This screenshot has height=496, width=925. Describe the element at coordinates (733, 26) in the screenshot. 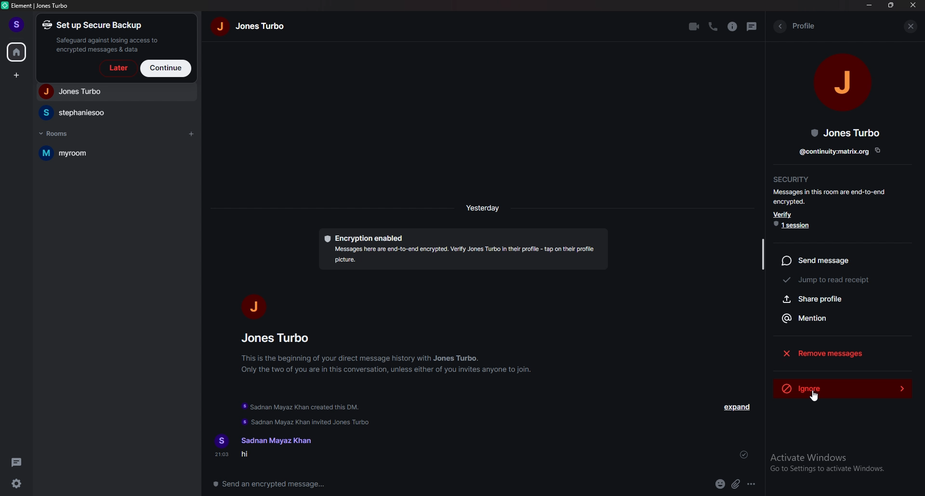

I see `info` at that location.